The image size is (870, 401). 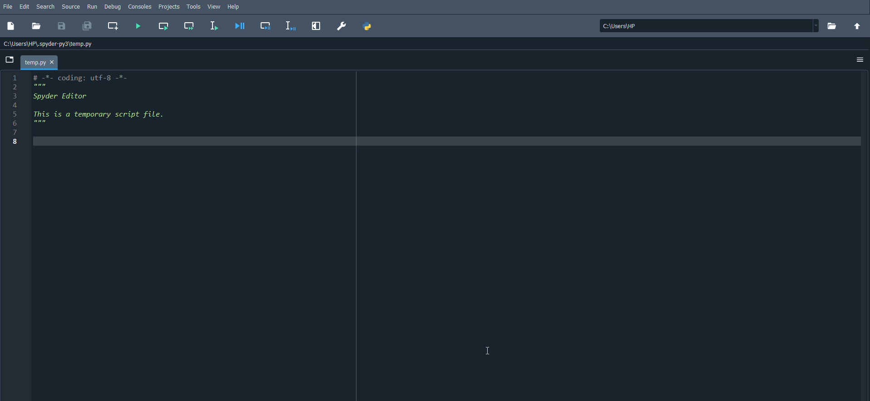 What do you see at coordinates (193, 7) in the screenshot?
I see `Tools` at bounding box center [193, 7].